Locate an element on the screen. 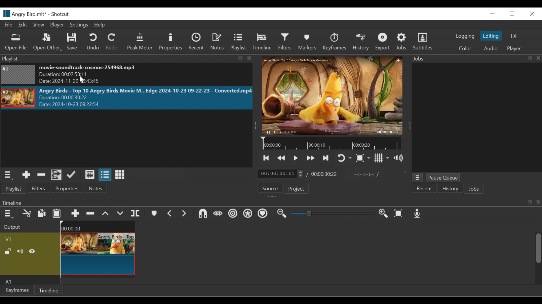 The height and width of the screenshot is (304, 542). History is located at coordinates (360, 42).